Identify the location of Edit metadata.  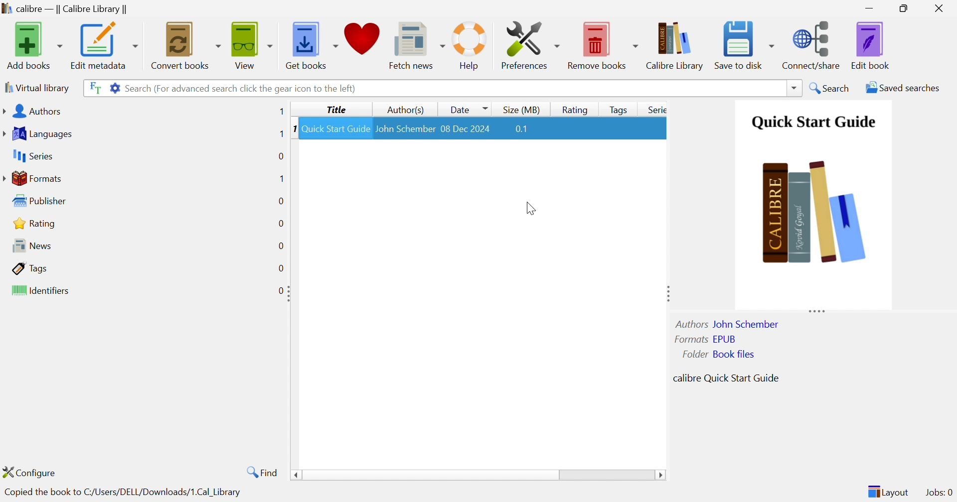
(105, 45).